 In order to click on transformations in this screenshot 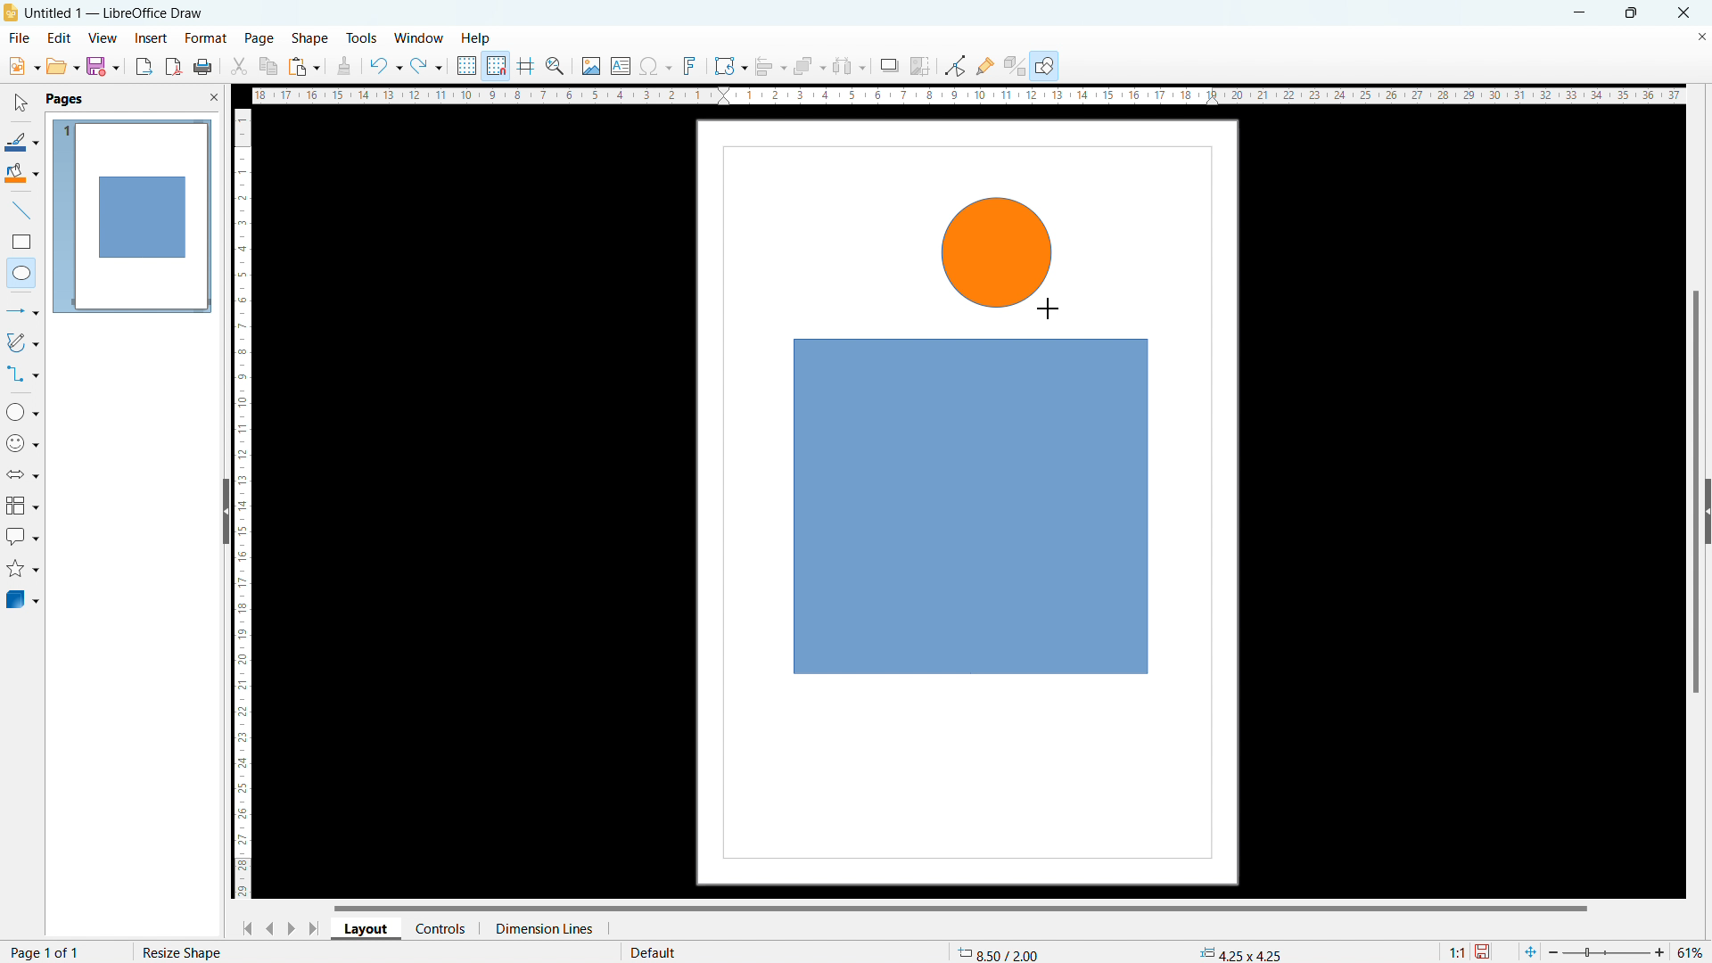, I will do `click(729, 66)`.